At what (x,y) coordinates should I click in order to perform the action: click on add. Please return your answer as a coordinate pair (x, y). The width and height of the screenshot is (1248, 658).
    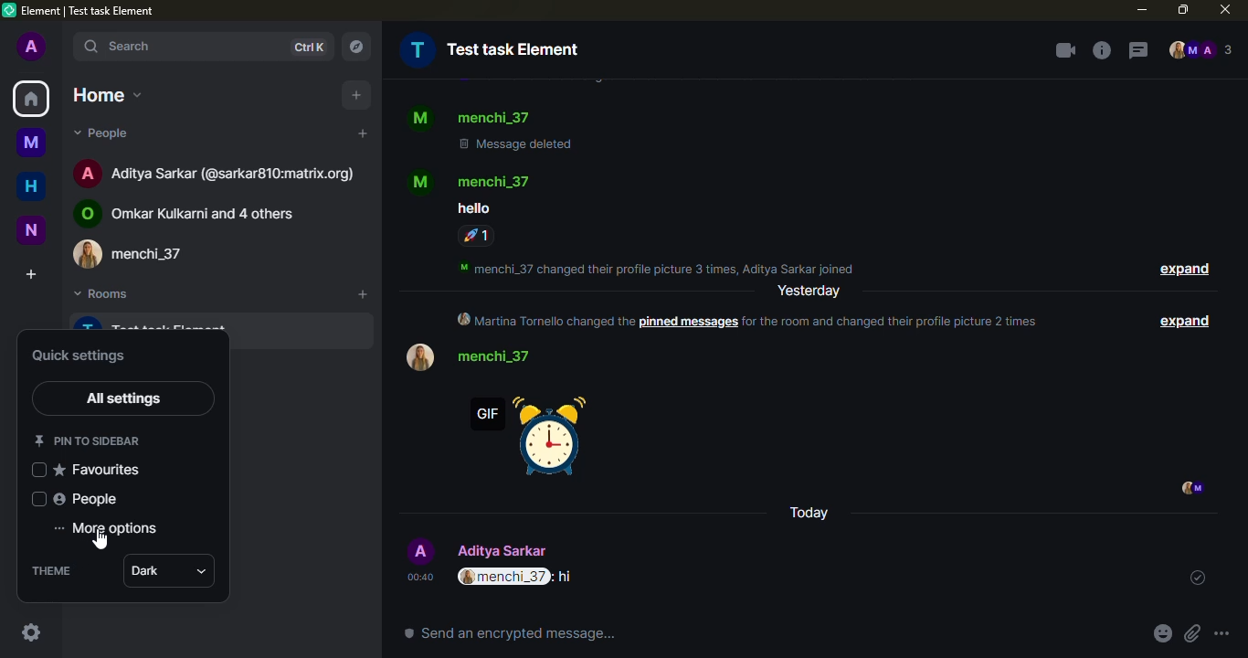
    Looking at the image, I should click on (357, 96).